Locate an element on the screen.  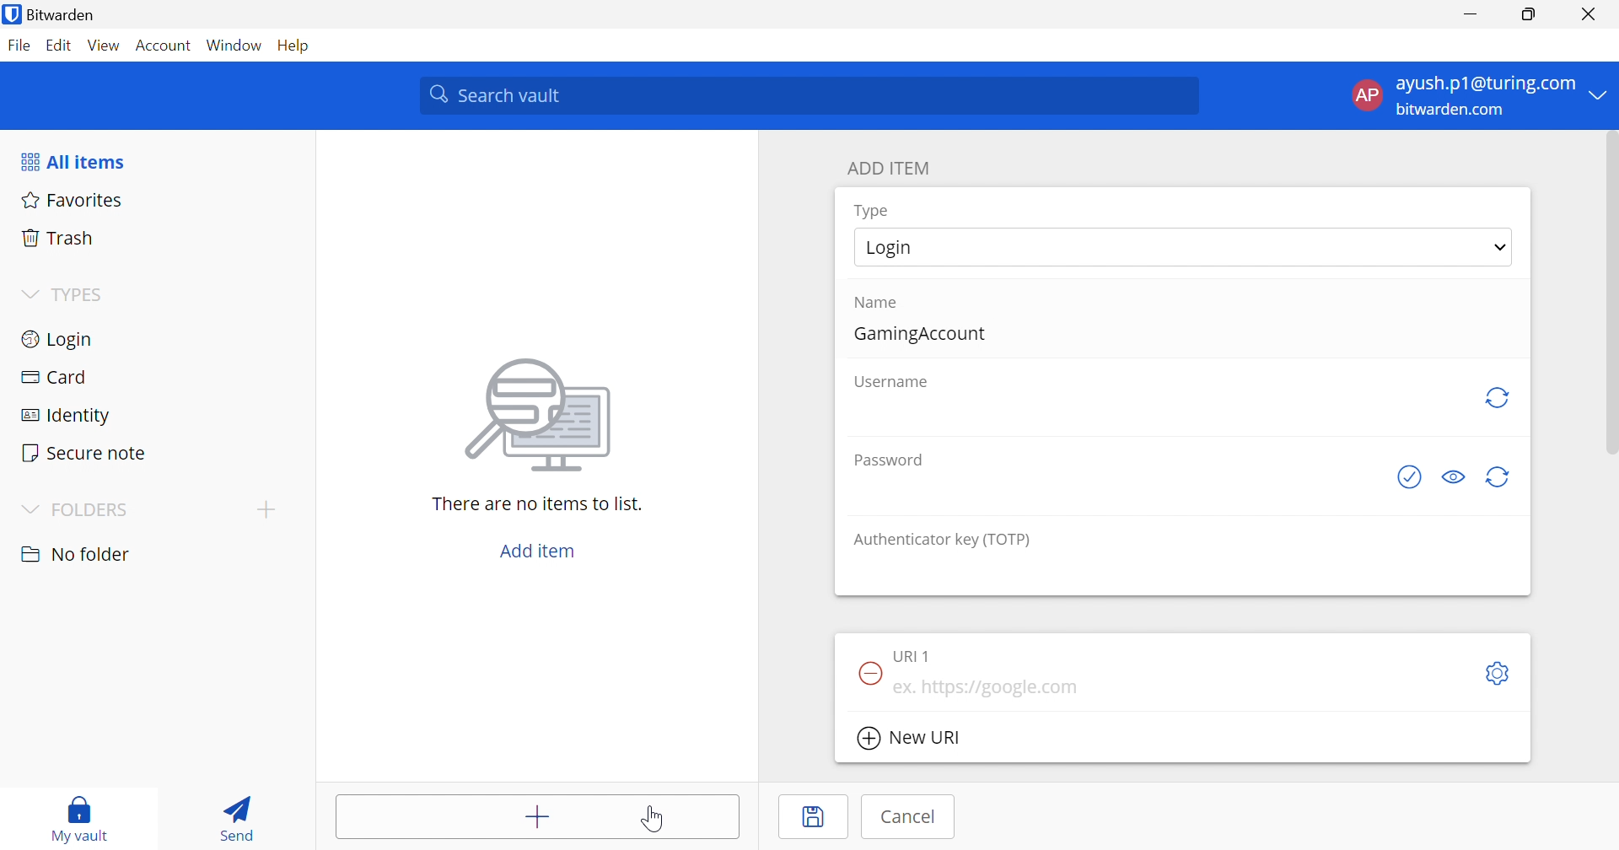
Cursor is located at coordinates (655, 819).